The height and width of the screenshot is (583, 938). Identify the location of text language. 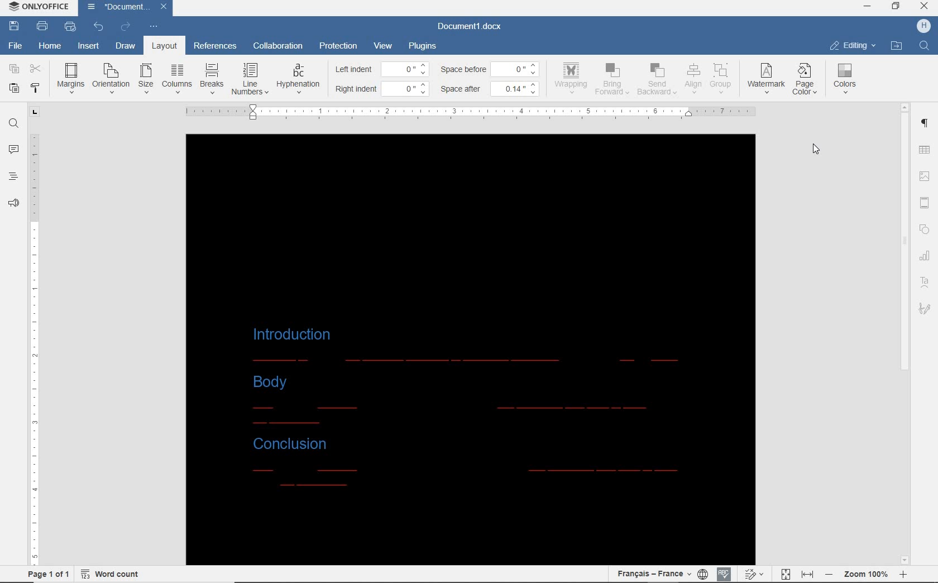
(651, 572).